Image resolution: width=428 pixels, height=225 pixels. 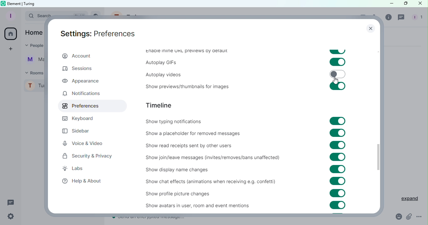 I want to click on Sessions, so click(x=81, y=70).